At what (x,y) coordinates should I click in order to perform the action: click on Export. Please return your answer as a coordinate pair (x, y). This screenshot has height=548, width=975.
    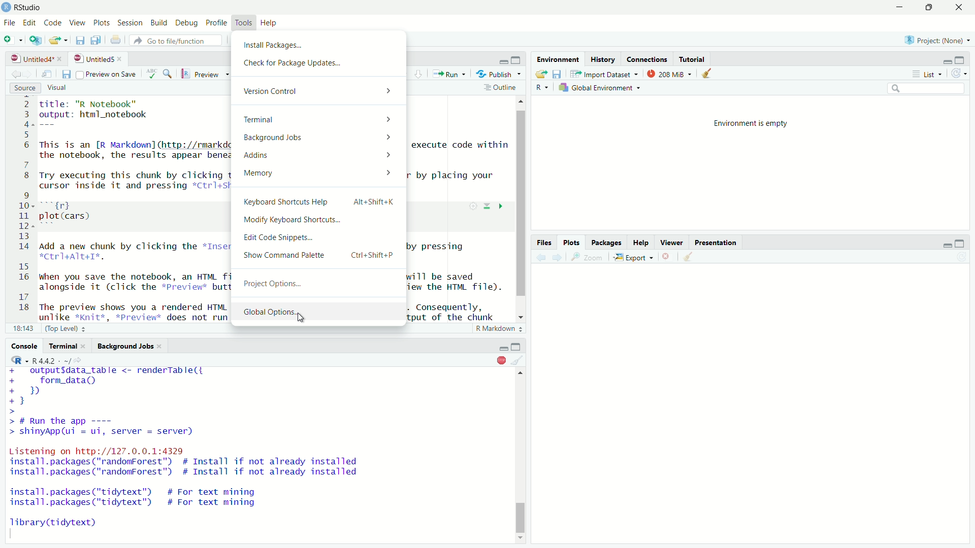
    Looking at the image, I should click on (635, 258).